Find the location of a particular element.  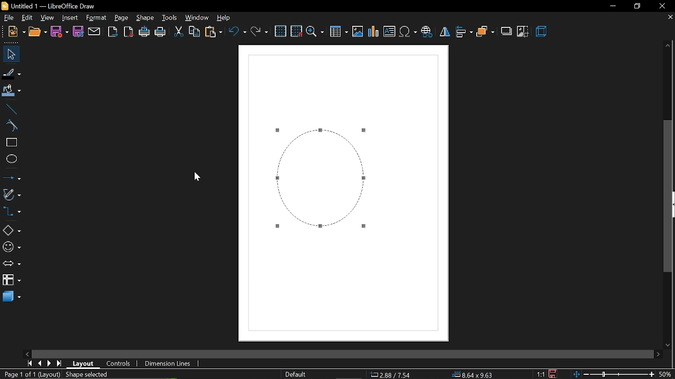

minimize is located at coordinates (613, 6).